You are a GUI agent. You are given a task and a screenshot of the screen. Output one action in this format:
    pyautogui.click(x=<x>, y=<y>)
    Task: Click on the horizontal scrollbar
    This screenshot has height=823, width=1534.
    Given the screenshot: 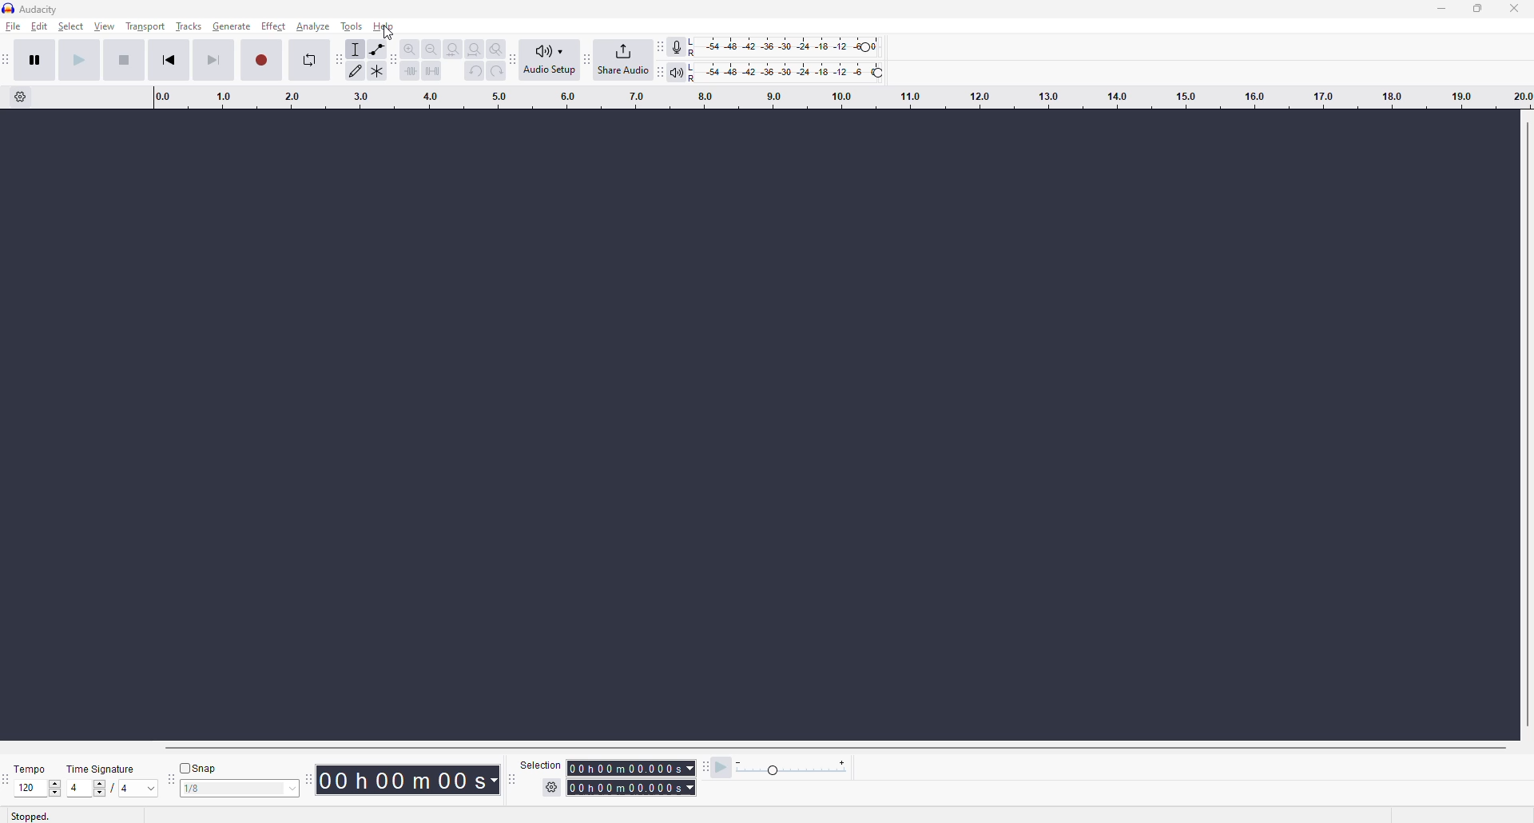 What is the action you would take?
    pyautogui.click(x=836, y=745)
    